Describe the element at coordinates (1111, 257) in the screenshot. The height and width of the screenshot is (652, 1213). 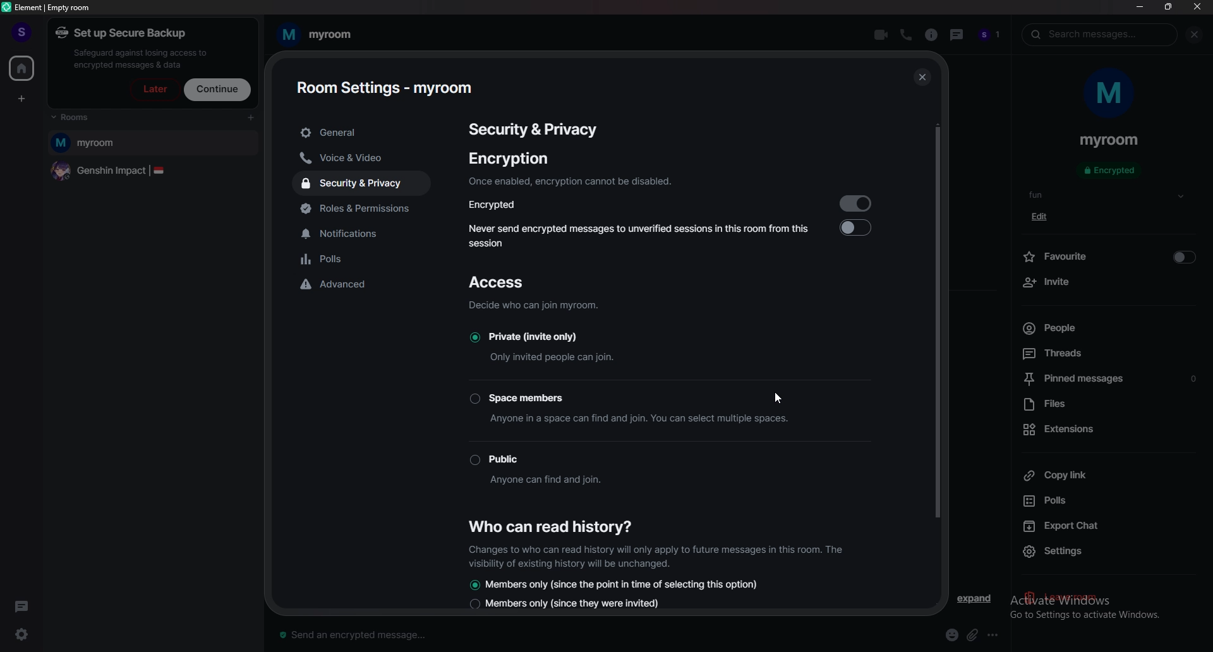
I see `favourite` at that location.